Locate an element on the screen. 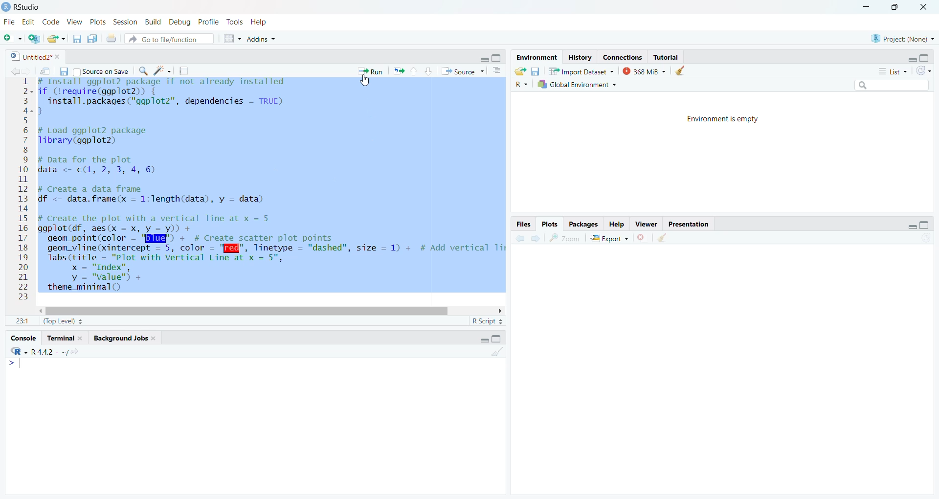  maximise is located at coordinates (926, 225).